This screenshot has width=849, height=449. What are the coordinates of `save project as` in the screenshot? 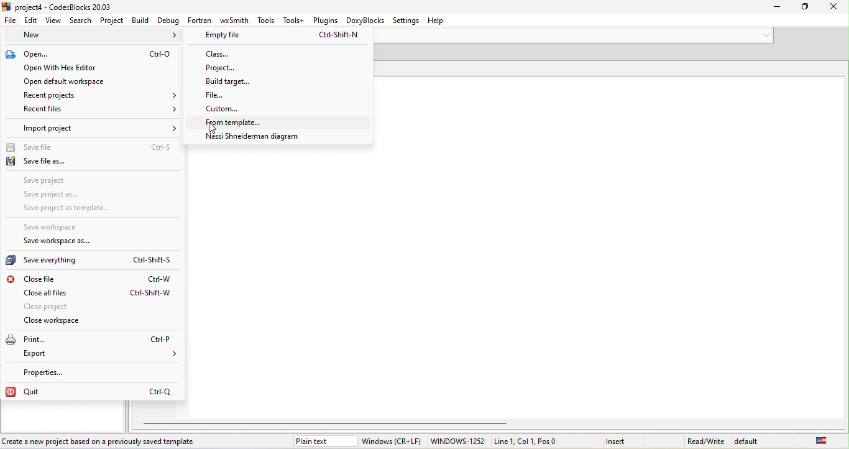 It's located at (61, 194).